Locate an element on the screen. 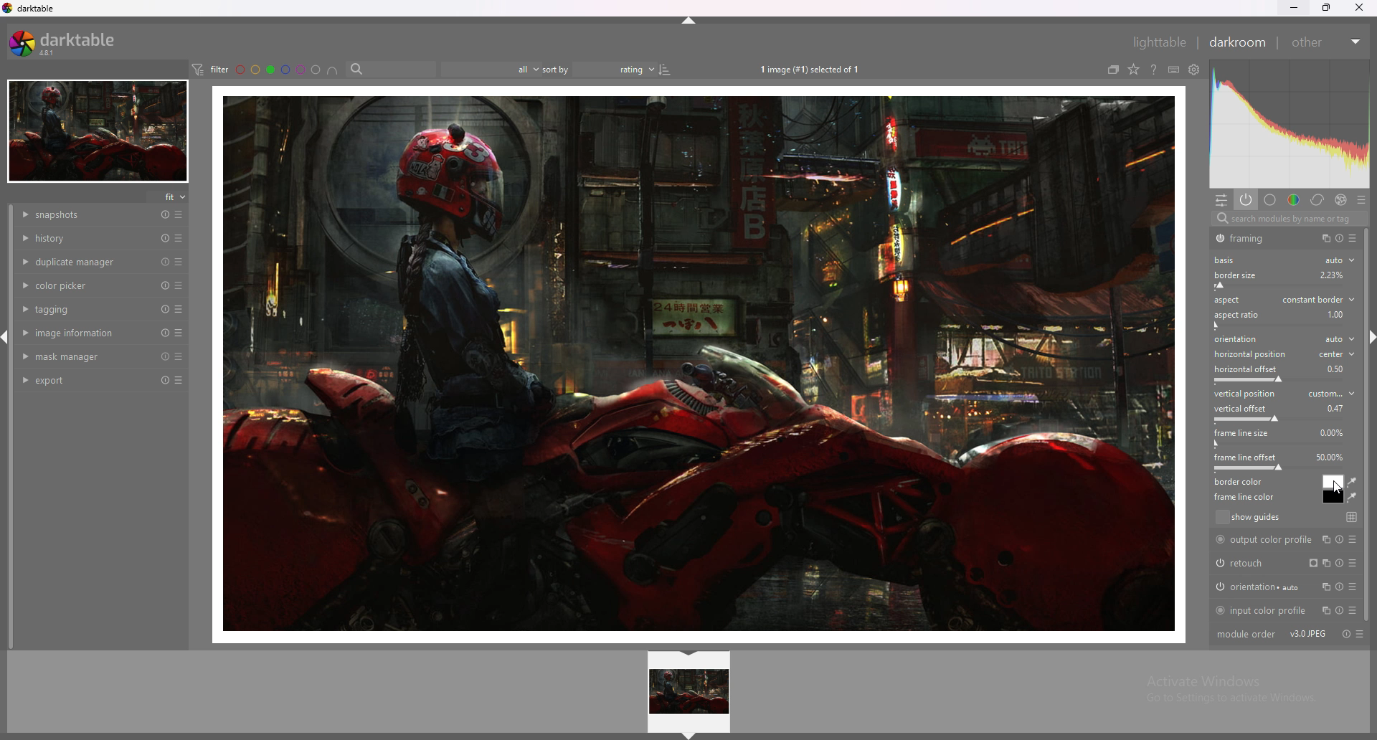 Image resolution: width=1377 pixels, height=740 pixels. darkroom is located at coordinates (1236, 42).